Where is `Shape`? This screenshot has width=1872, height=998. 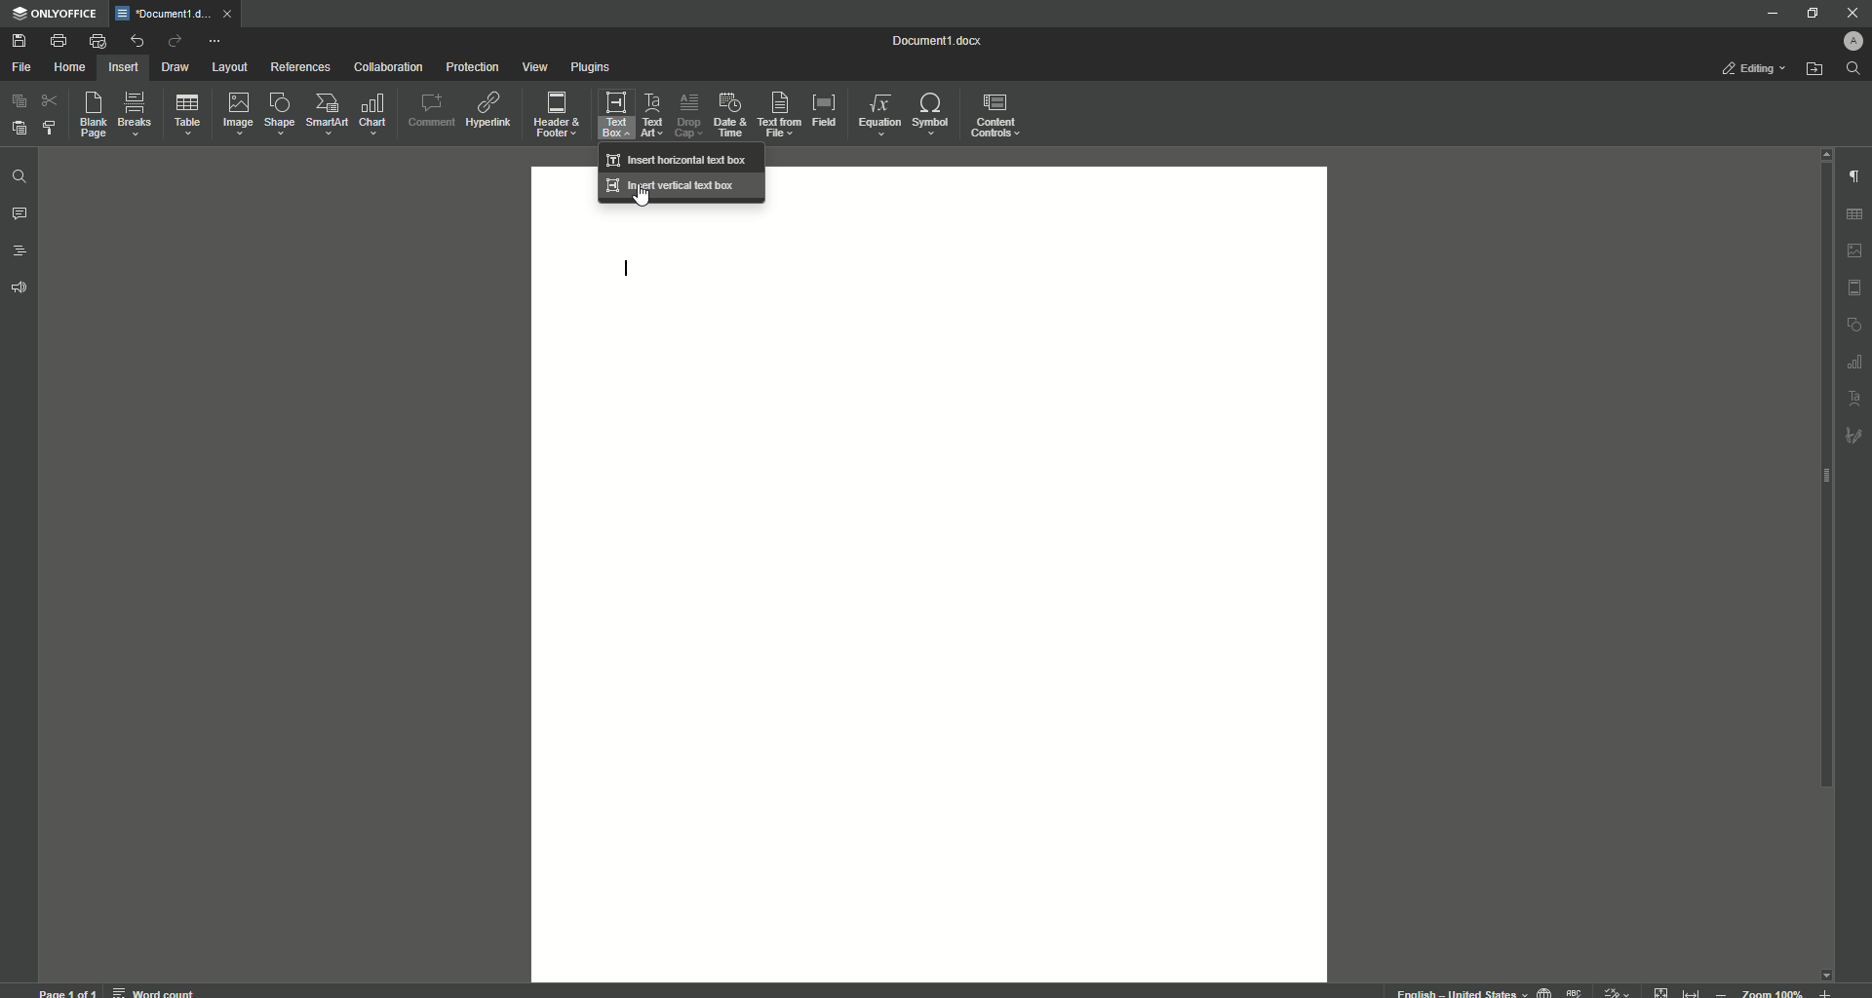
Shape is located at coordinates (277, 113).